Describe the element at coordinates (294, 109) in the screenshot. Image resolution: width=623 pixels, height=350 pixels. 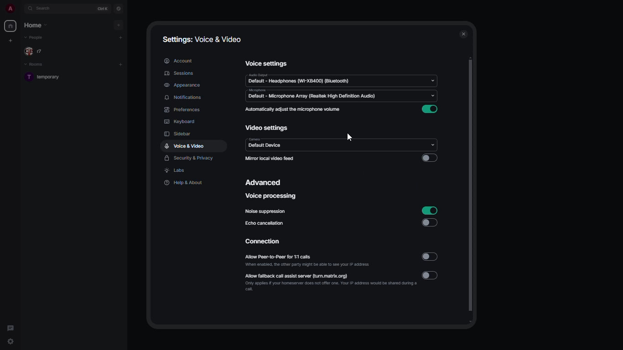
I see `automatically adjust the microphone volume` at that location.